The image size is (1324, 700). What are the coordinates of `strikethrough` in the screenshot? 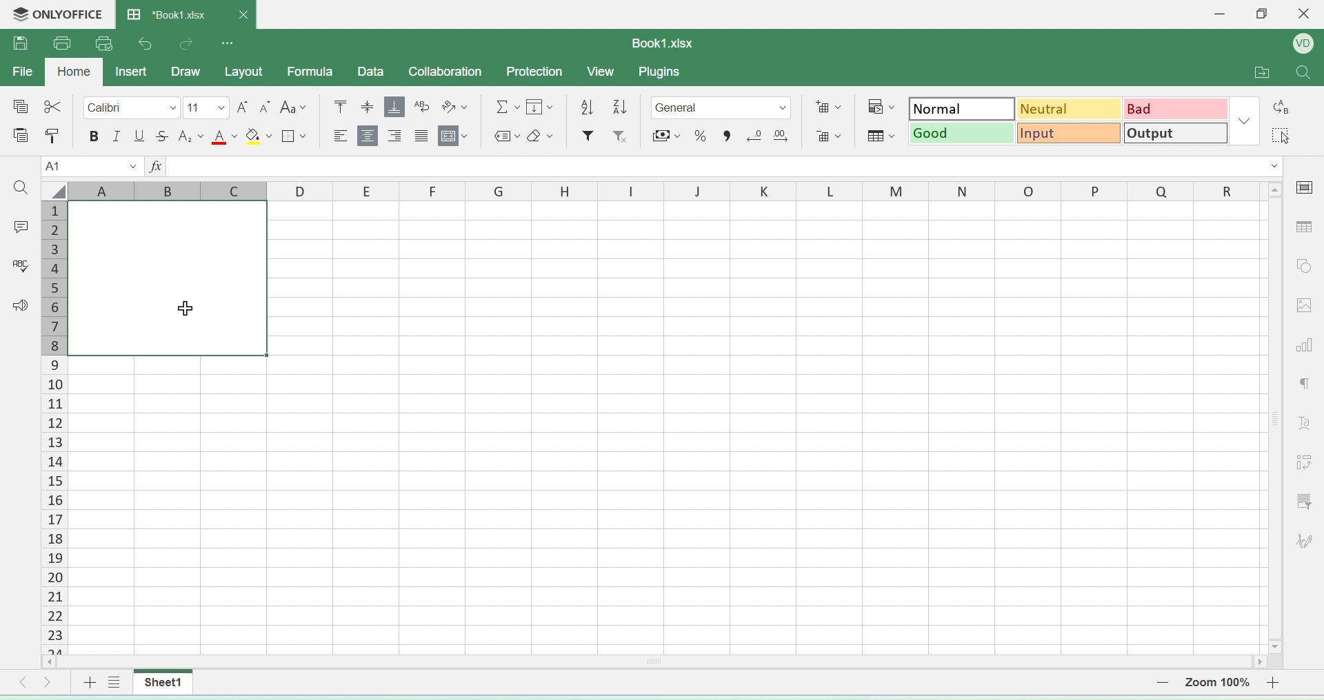 It's located at (162, 135).